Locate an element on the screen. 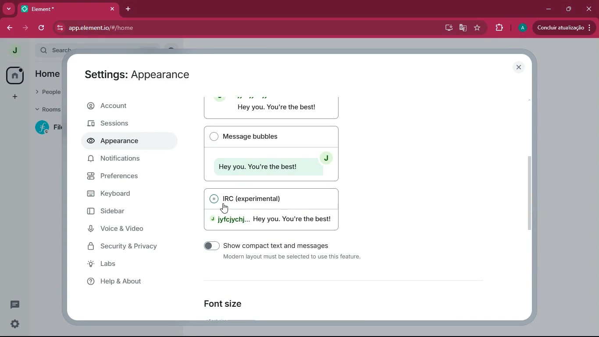  voice is located at coordinates (127, 229).